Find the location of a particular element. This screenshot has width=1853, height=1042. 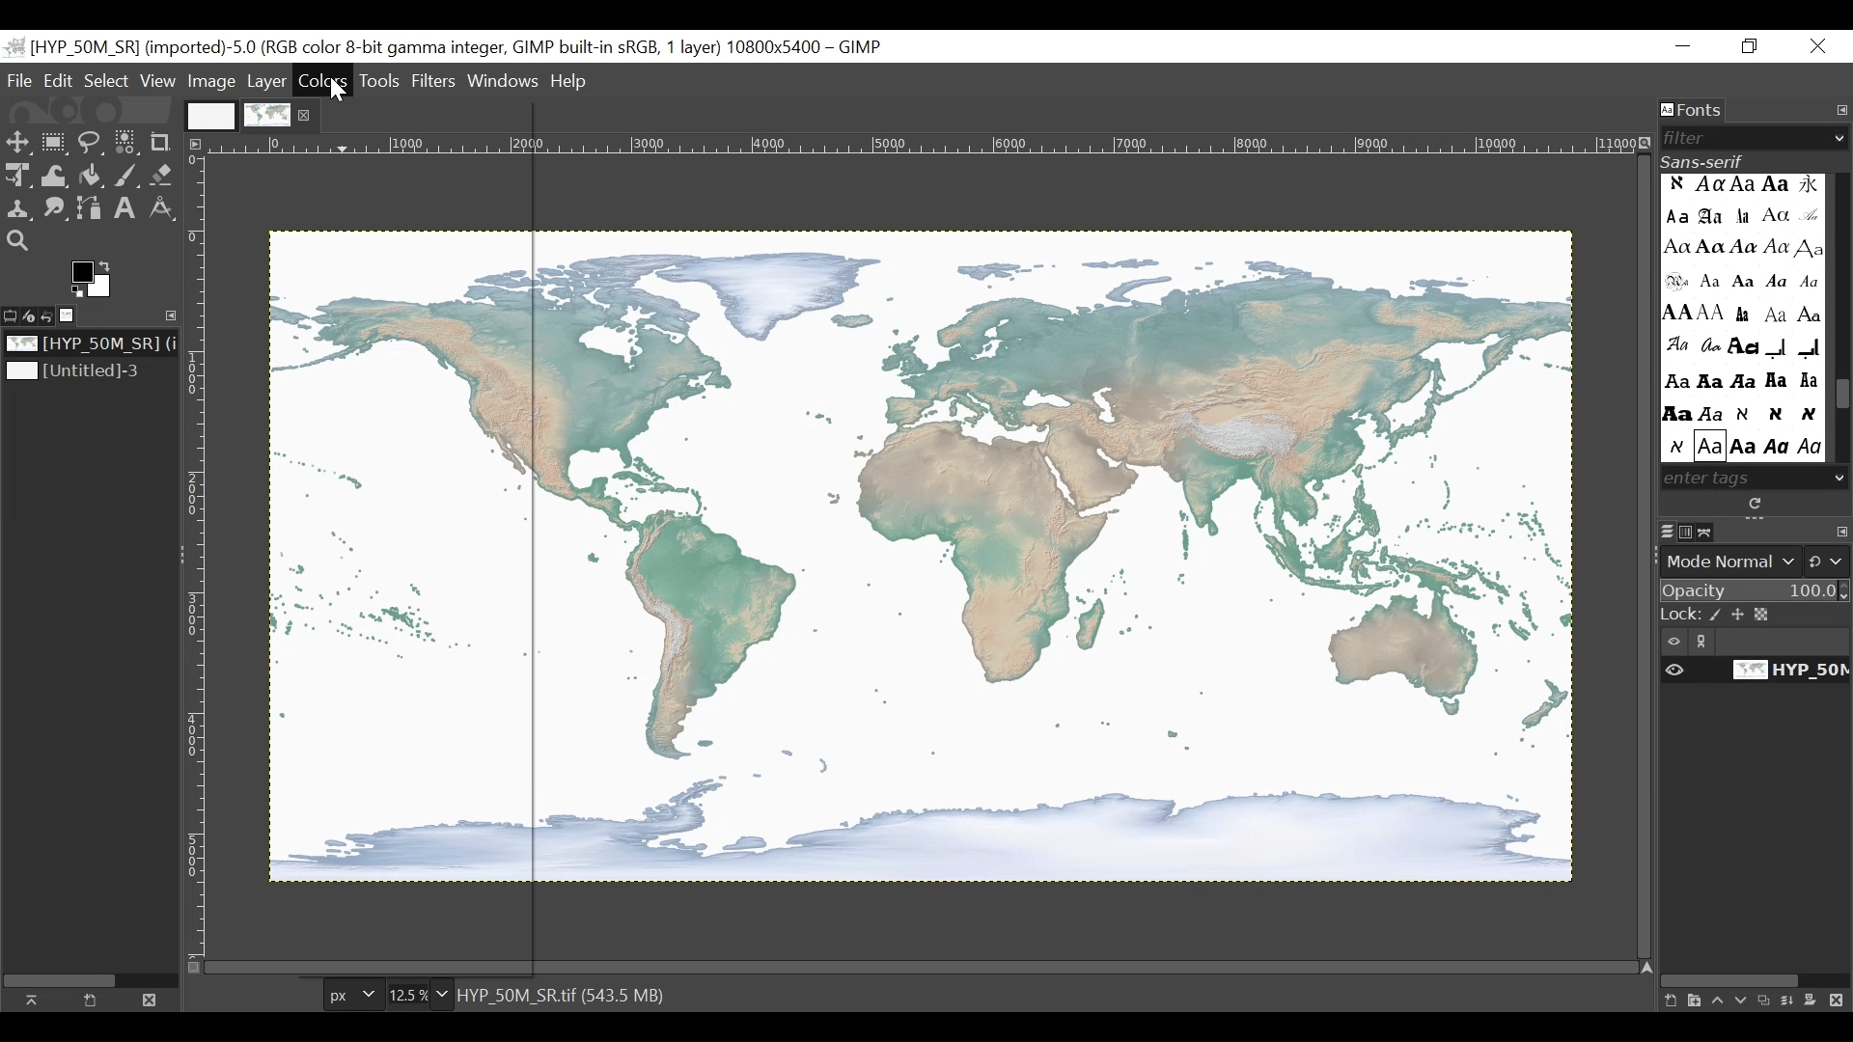

Pixels is located at coordinates (350, 996).